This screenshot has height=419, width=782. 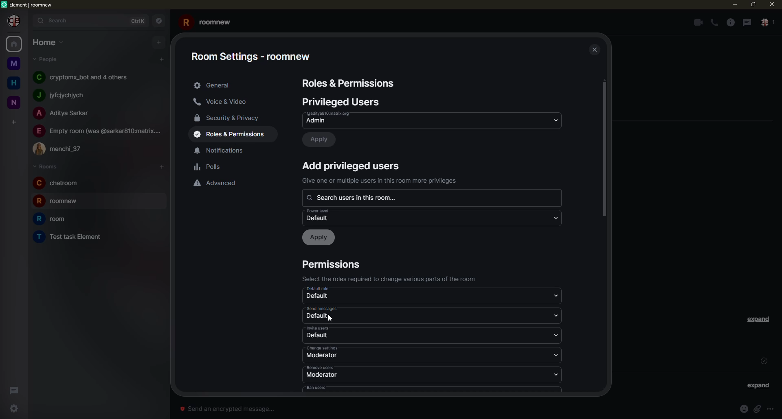 I want to click on people, so click(x=48, y=59).